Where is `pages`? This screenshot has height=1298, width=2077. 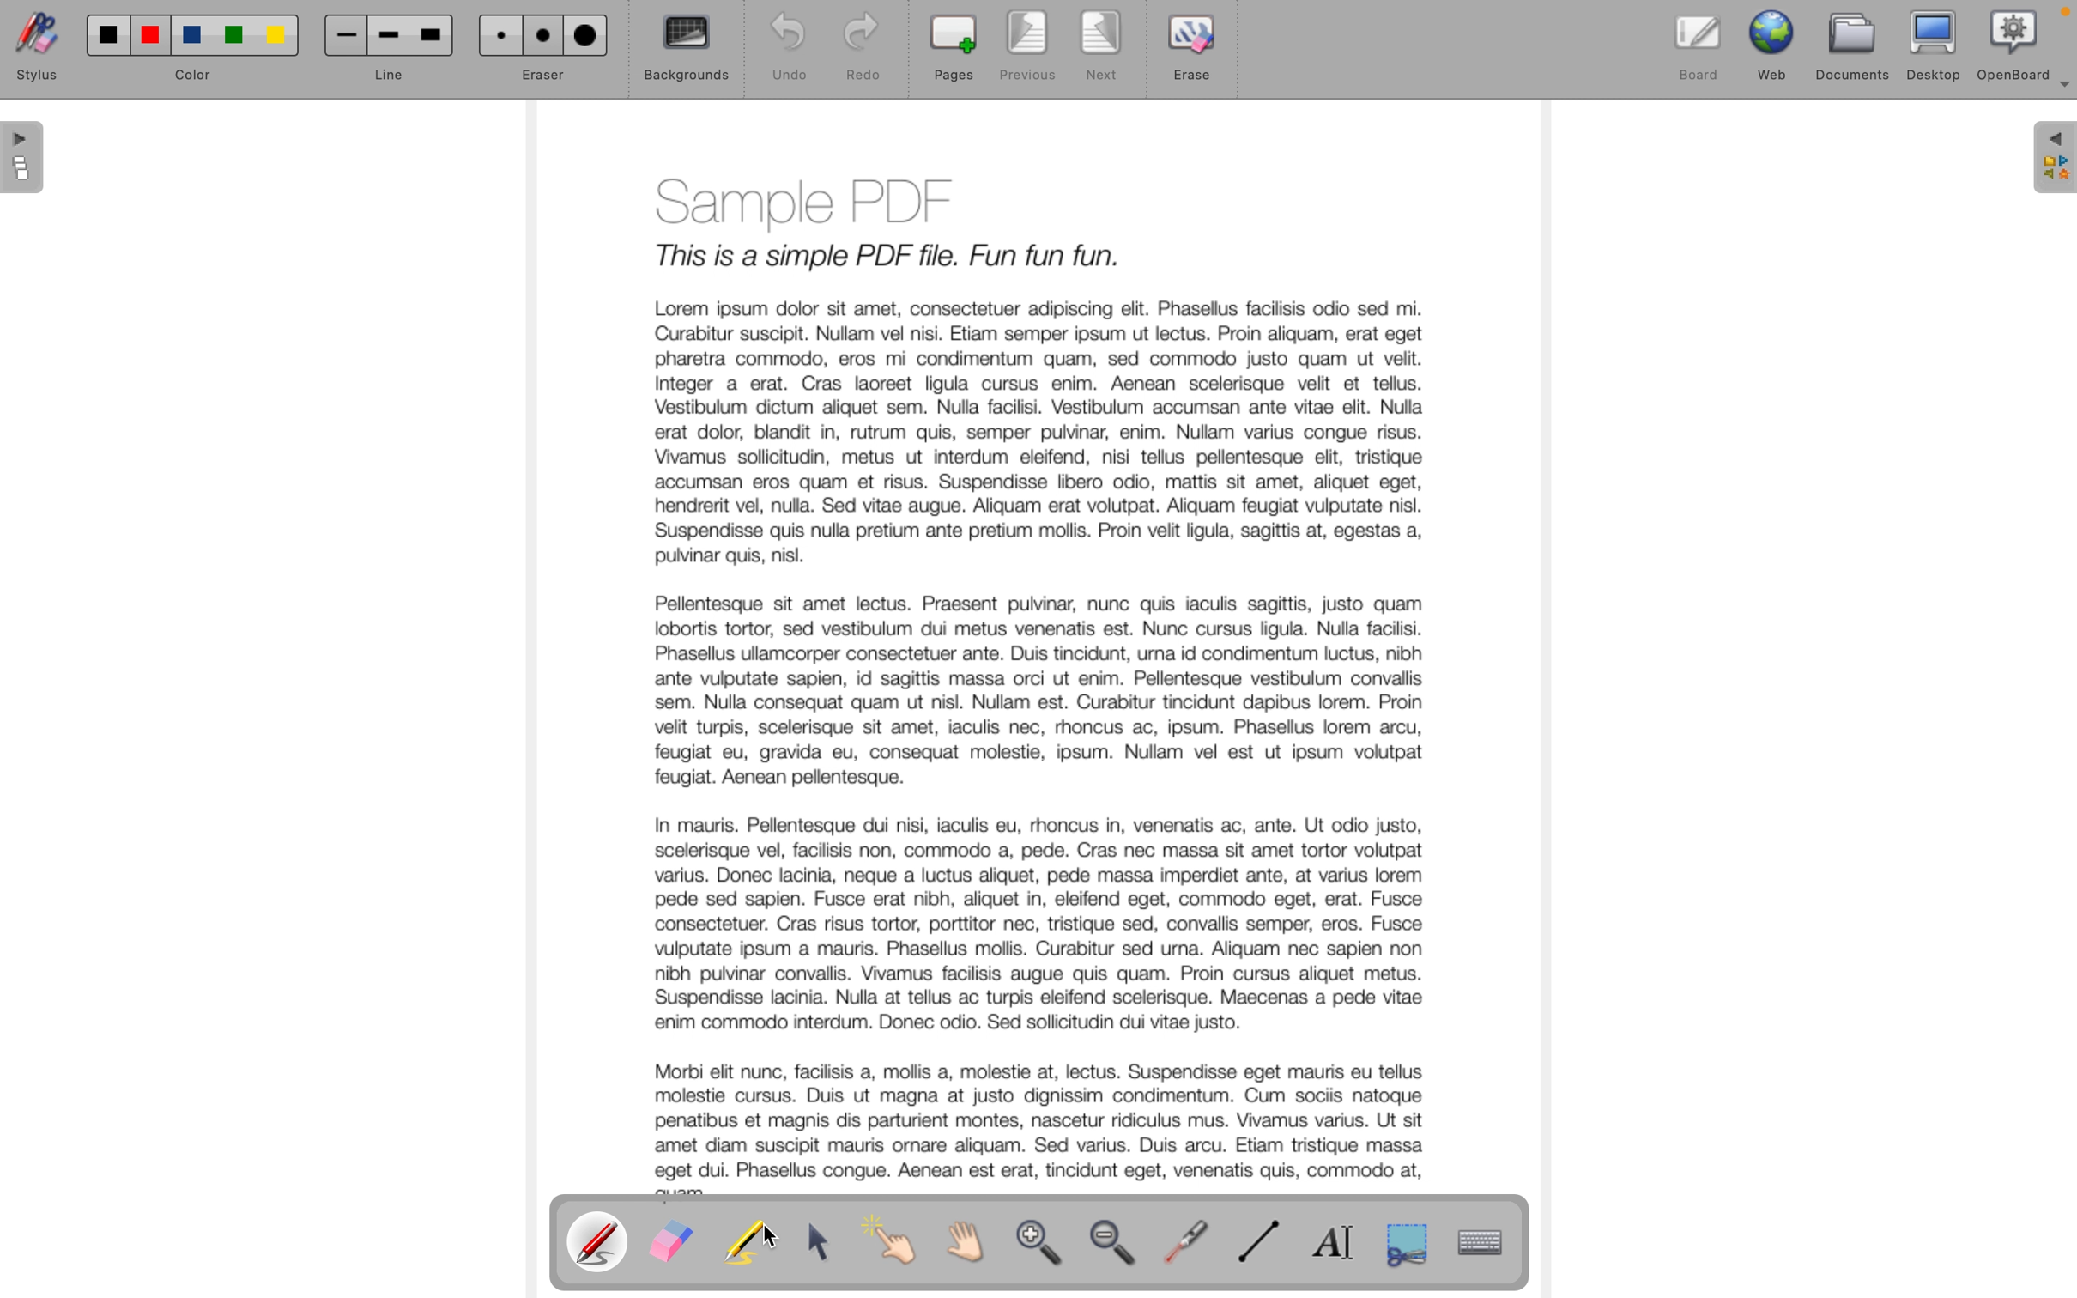
pages is located at coordinates (953, 49).